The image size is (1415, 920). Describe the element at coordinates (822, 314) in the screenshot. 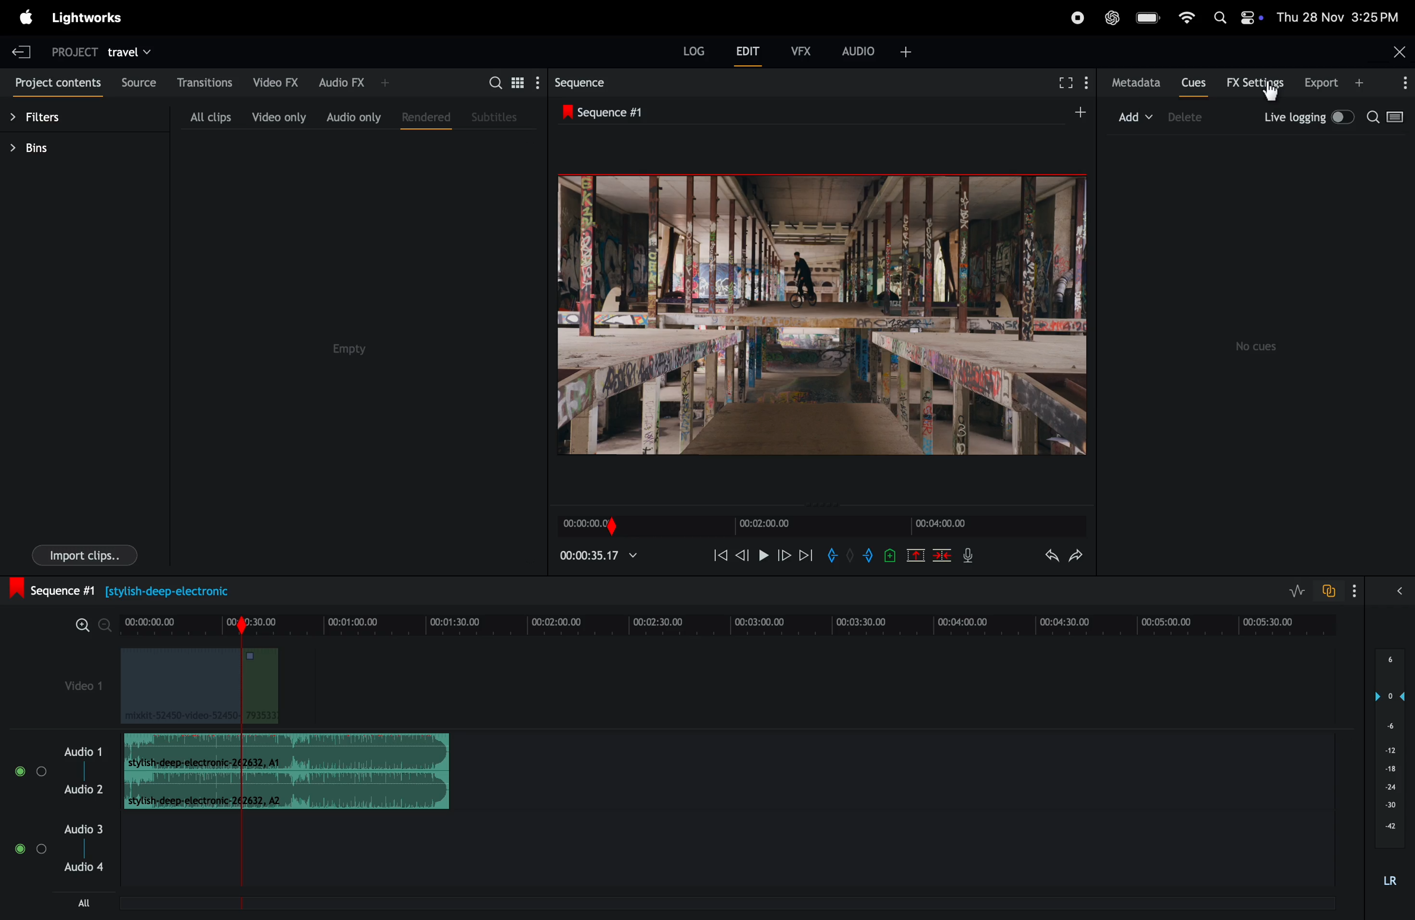

I see `output frames` at that location.